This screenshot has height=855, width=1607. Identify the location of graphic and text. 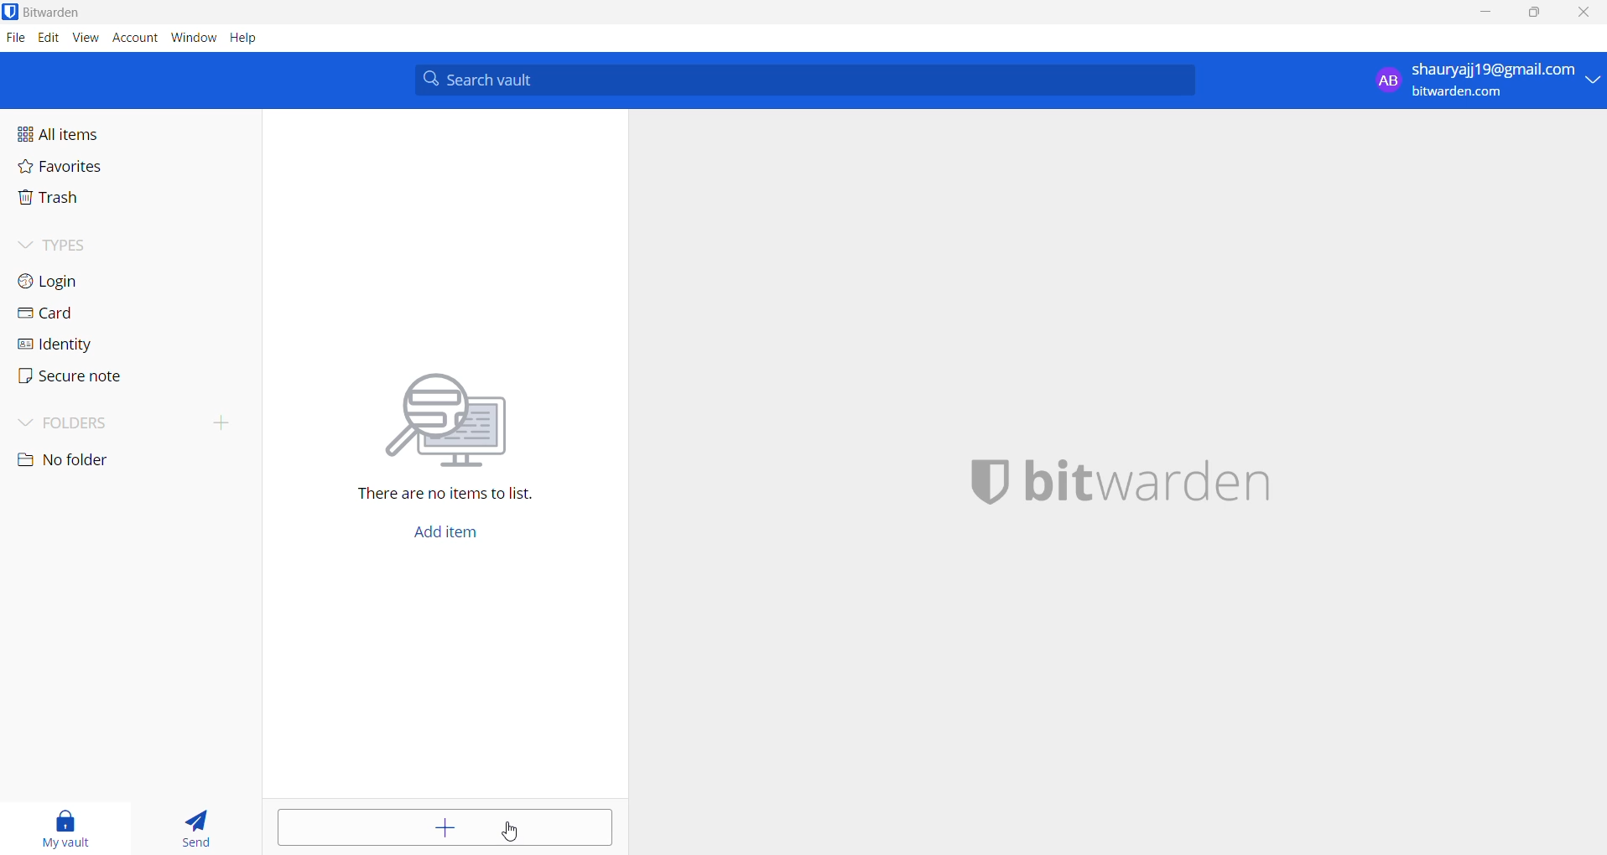
(449, 426).